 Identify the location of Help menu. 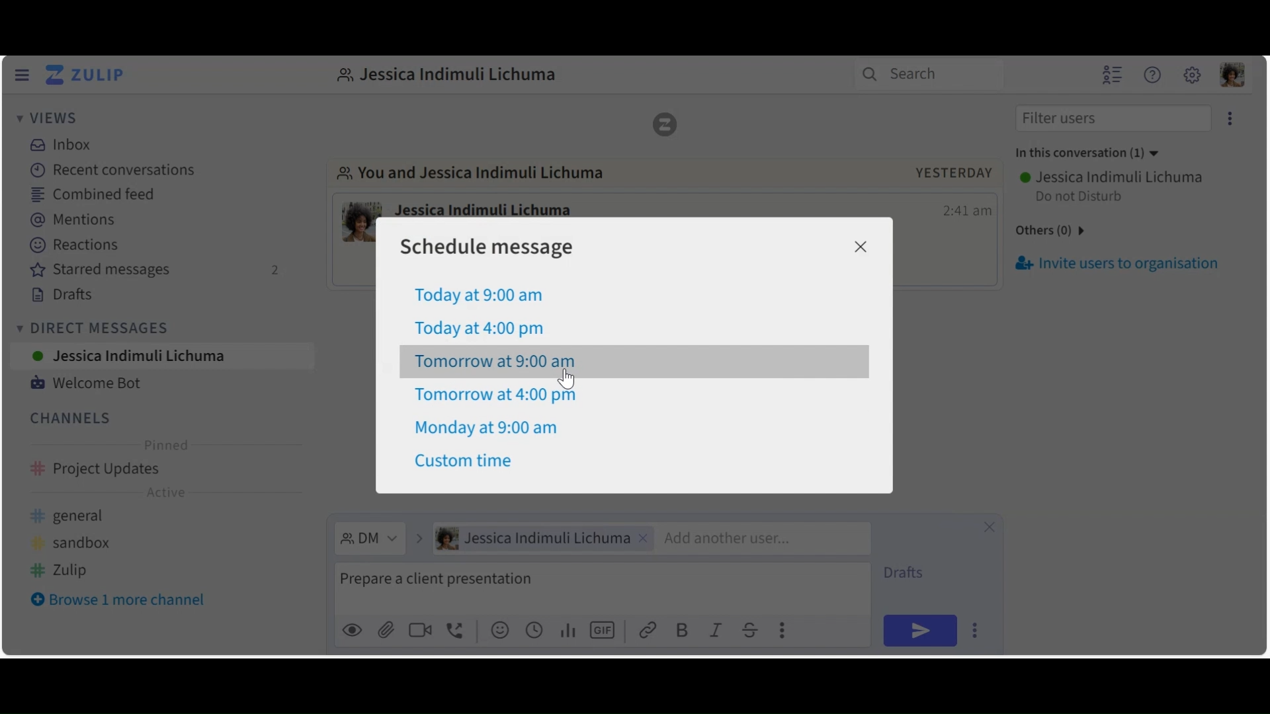
(1154, 75).